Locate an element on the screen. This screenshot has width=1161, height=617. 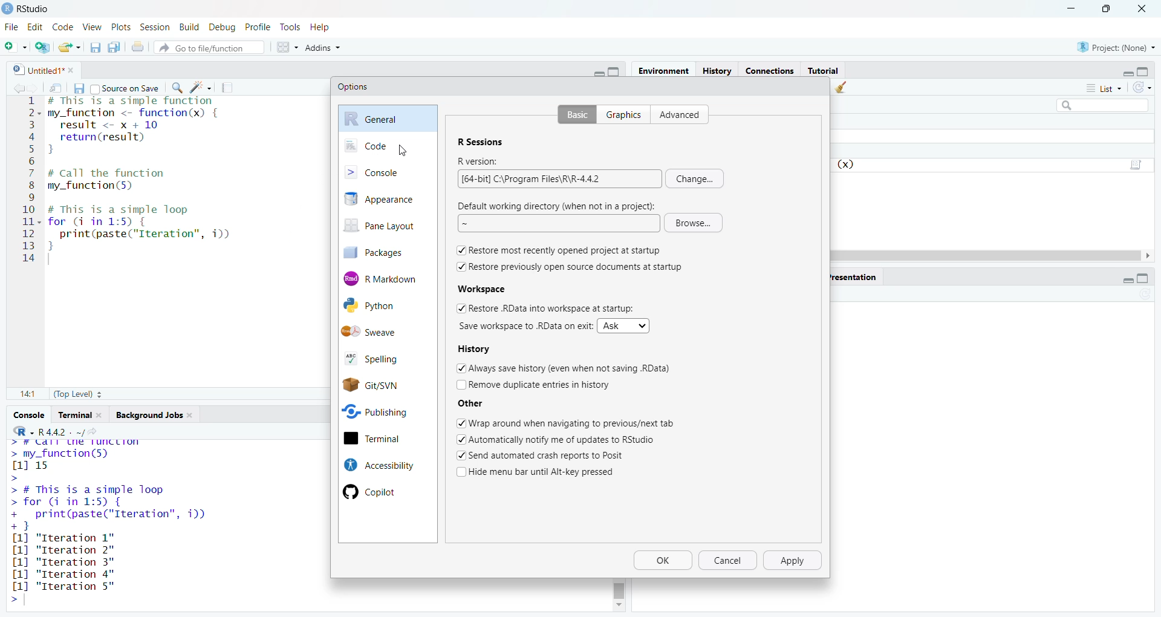
cancel is located at coordinates (729, 561).